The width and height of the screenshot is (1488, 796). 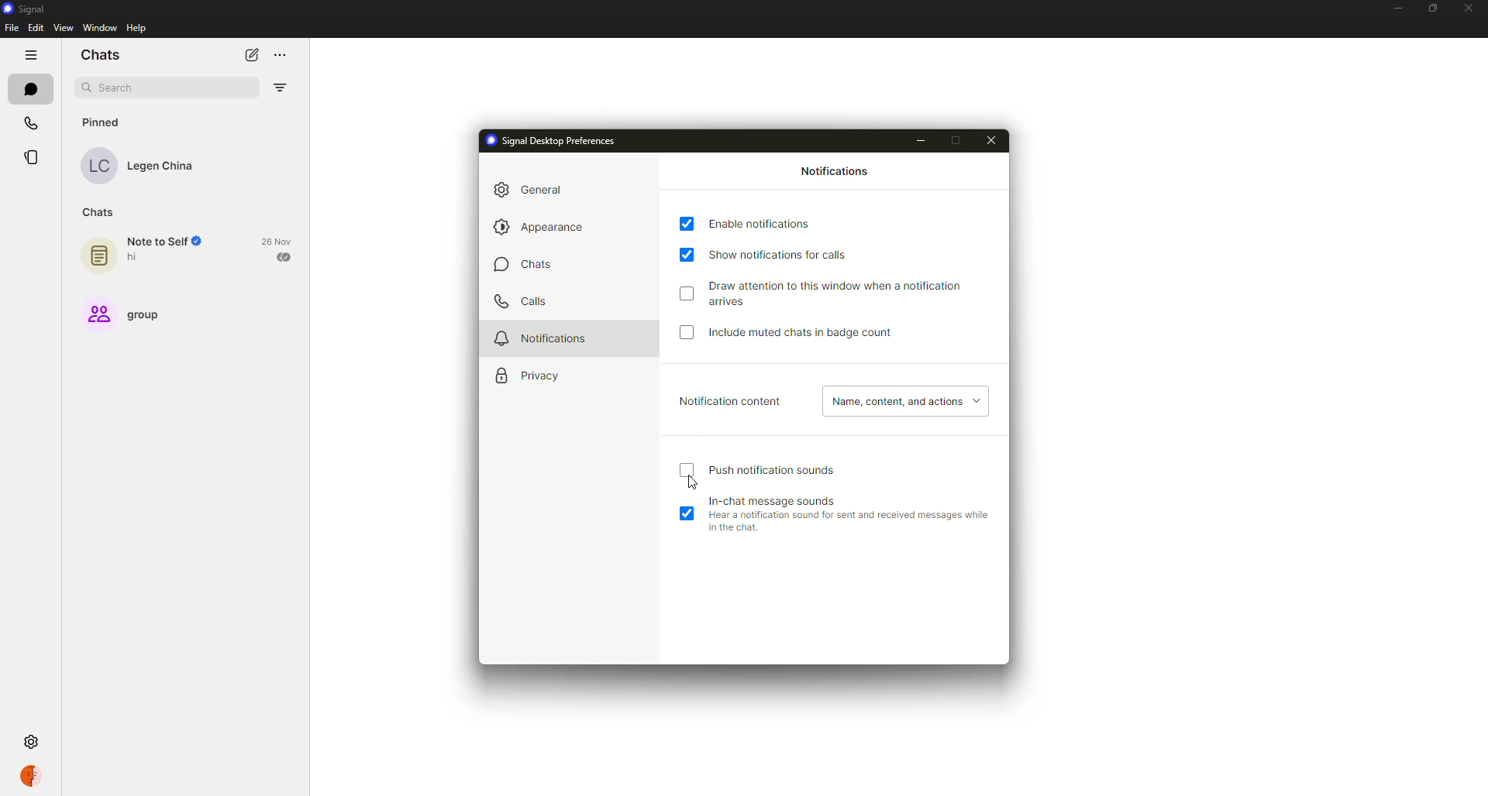 What do you see at coordinates (149, 163) in the screenshot?
I see `contact` at bounding box center [149, 163].